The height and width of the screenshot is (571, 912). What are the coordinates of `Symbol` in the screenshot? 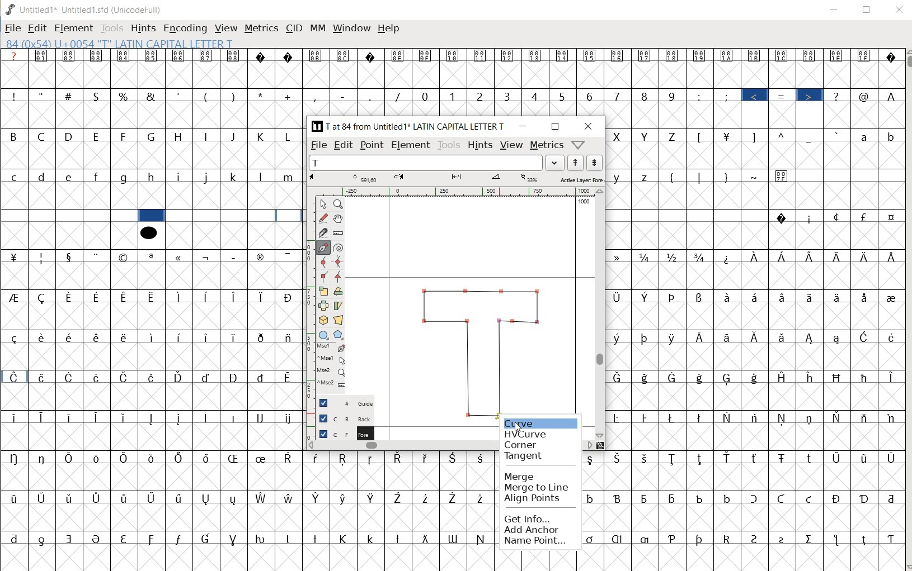 It's located at (44, 418).